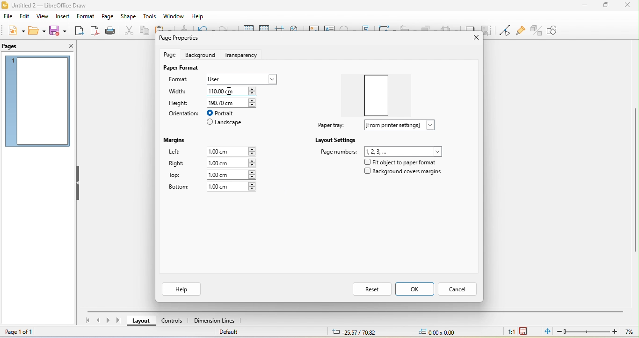 The image size is (639, 338). I want to click on toggle point edit mode, so click(504, 30).